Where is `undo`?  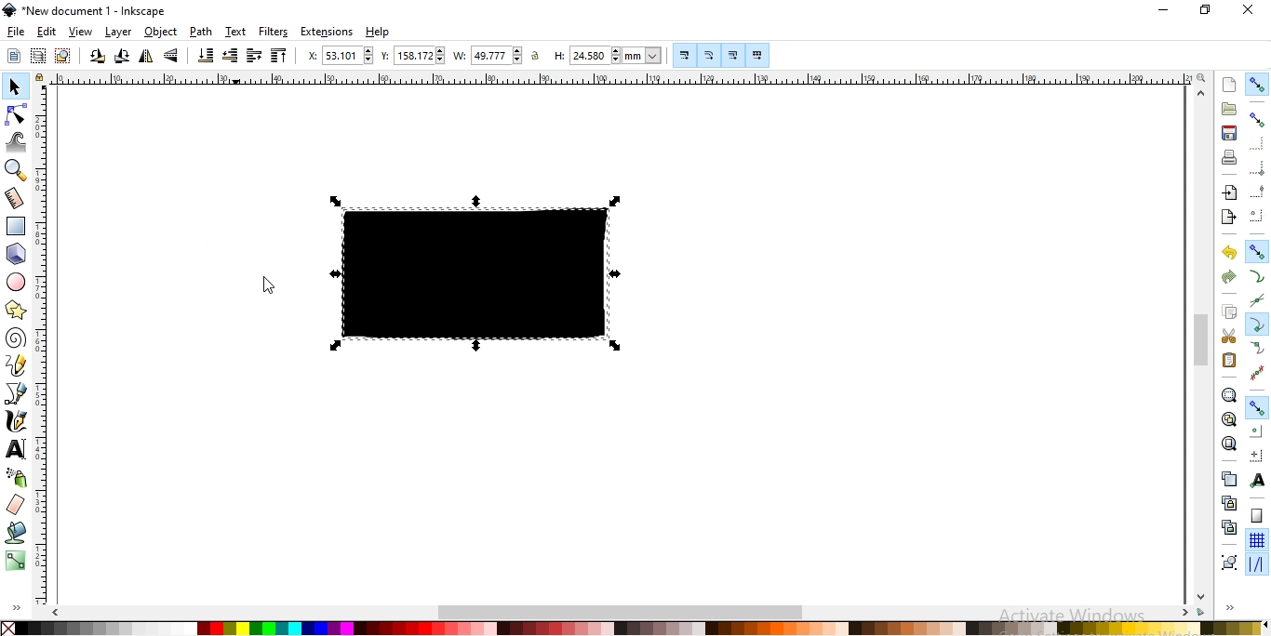 undo is located at coordinates (1228, 253).